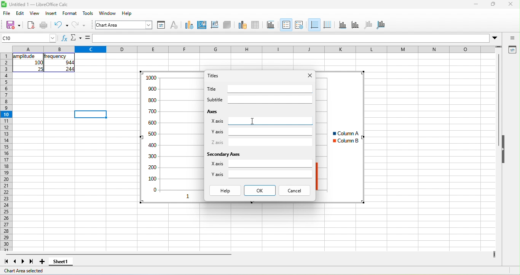  What do you see at coordinates (6, 152) in the screenshot?
I see `rows` at bounding box center [6, 152].